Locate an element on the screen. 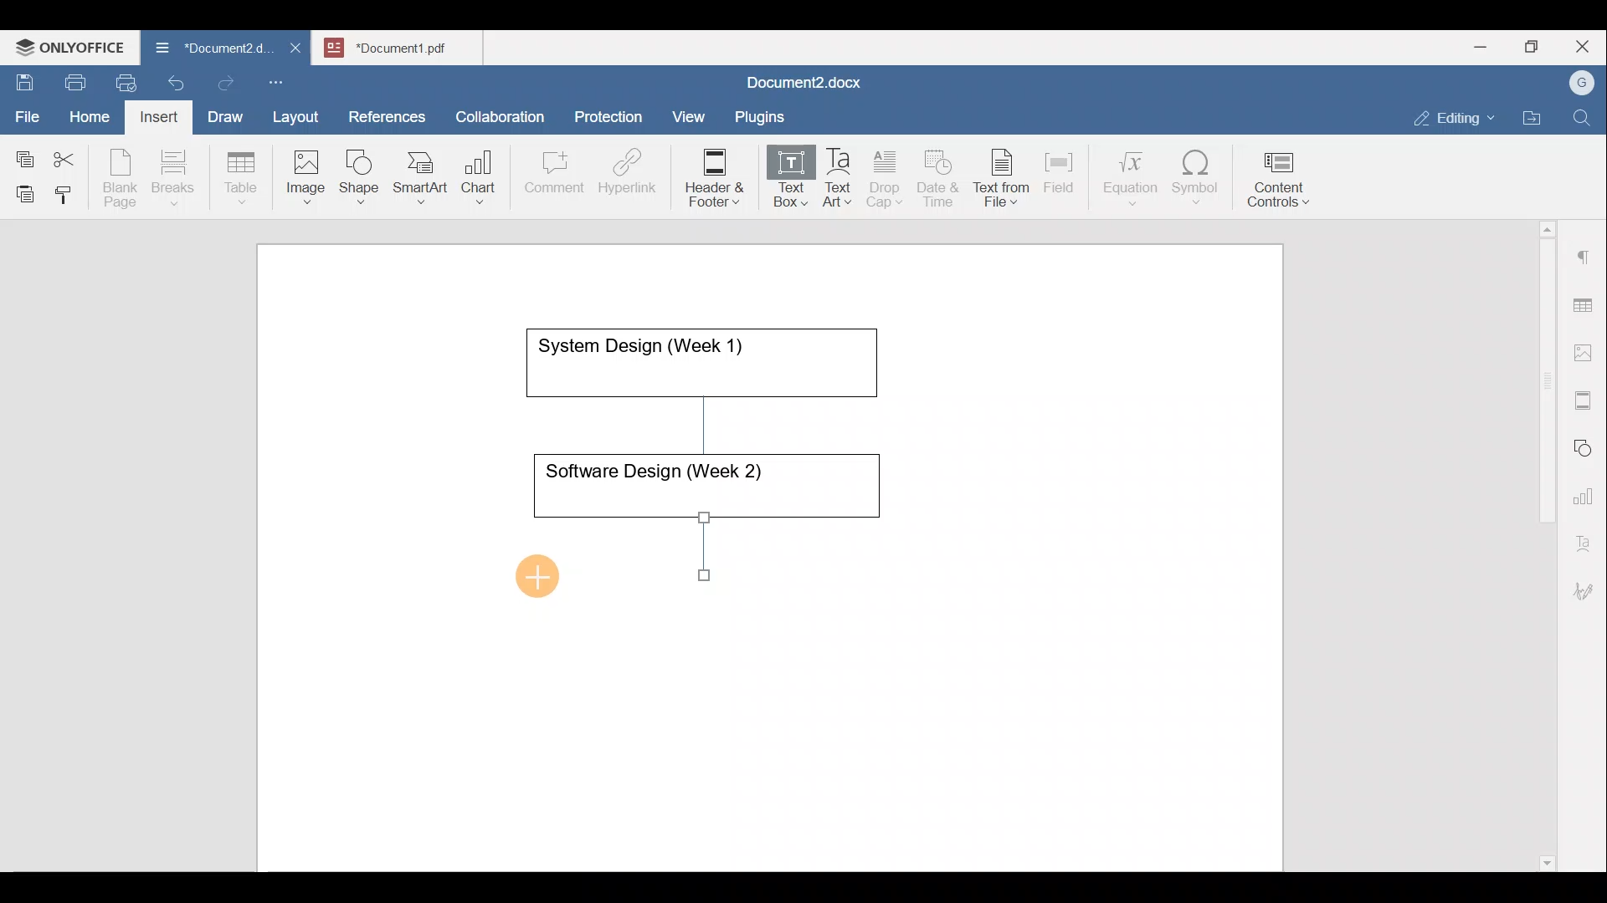  Table settings is located at coordinates (1586, 304).